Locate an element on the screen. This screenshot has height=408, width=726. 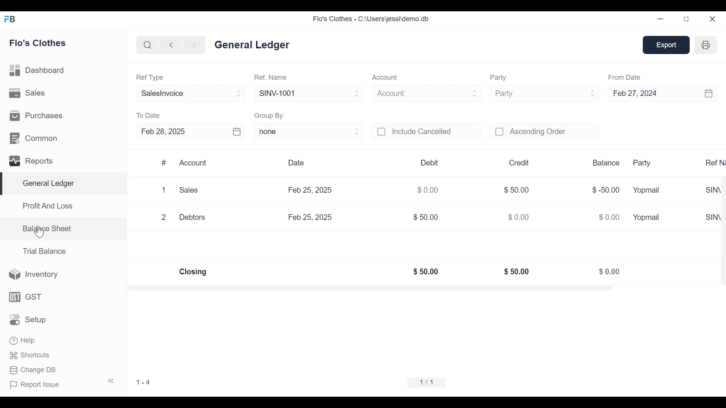
Collapse is located at coordinates (111, 380).